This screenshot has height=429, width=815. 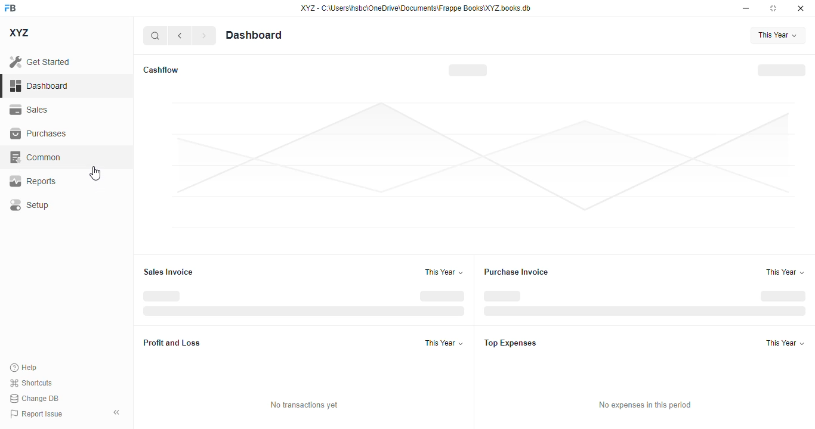 I want to click on this year, so click(x=786, y=343).